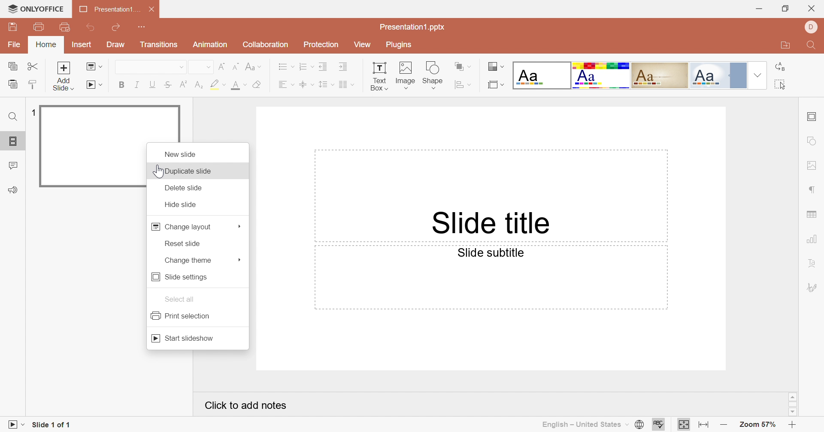  What do you see at coordinates (92, 27) in the screenshot?
I see `Undo` at bounding box center [92, 27].